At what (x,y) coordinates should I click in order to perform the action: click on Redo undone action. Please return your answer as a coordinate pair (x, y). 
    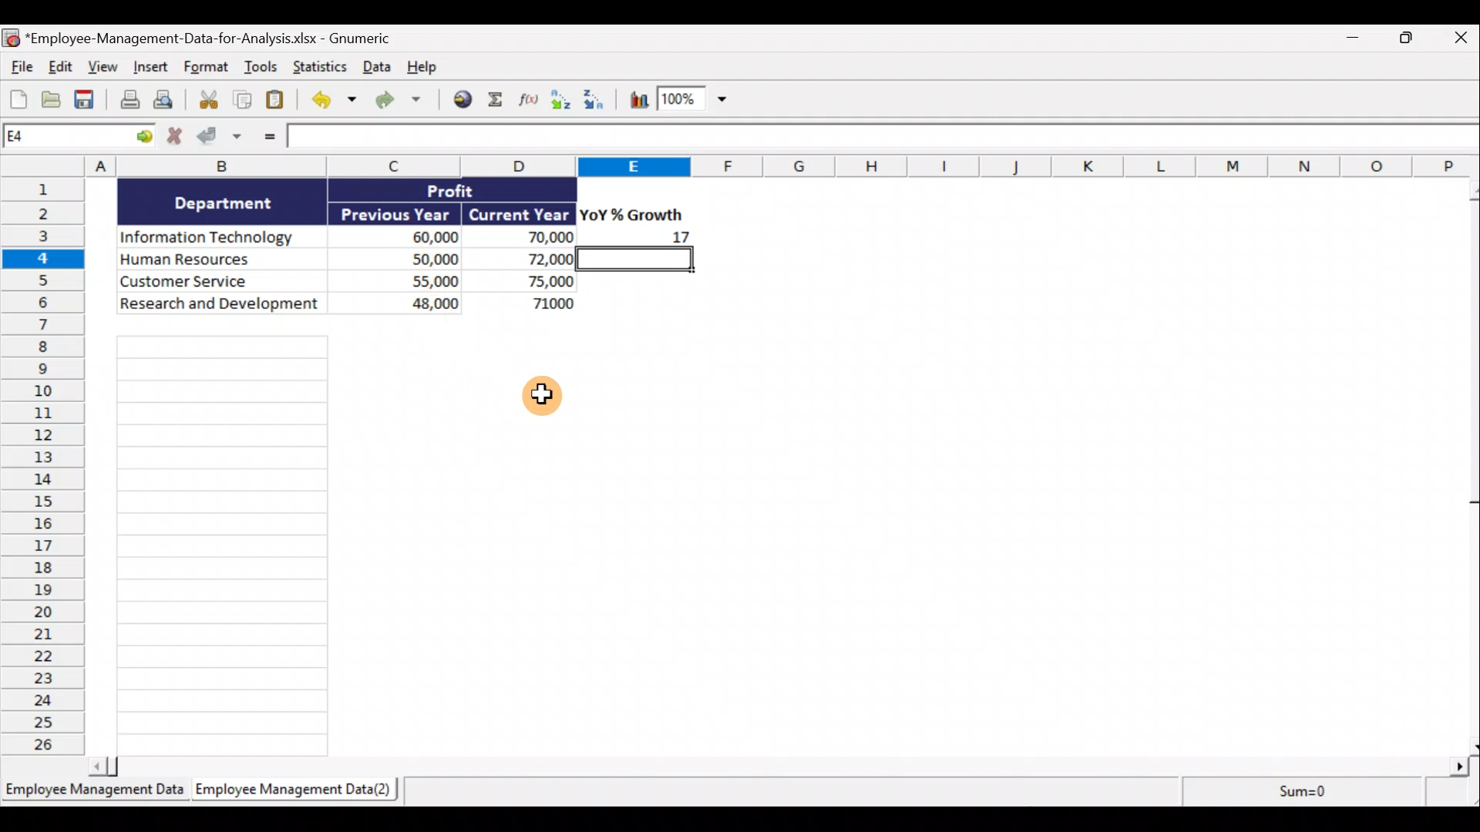
    Looking at the image, I should click on (396, 101).